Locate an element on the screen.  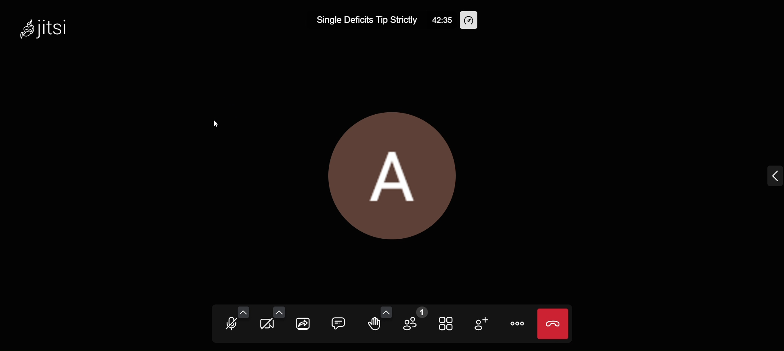
more actions is located at coordinates (517, 324).